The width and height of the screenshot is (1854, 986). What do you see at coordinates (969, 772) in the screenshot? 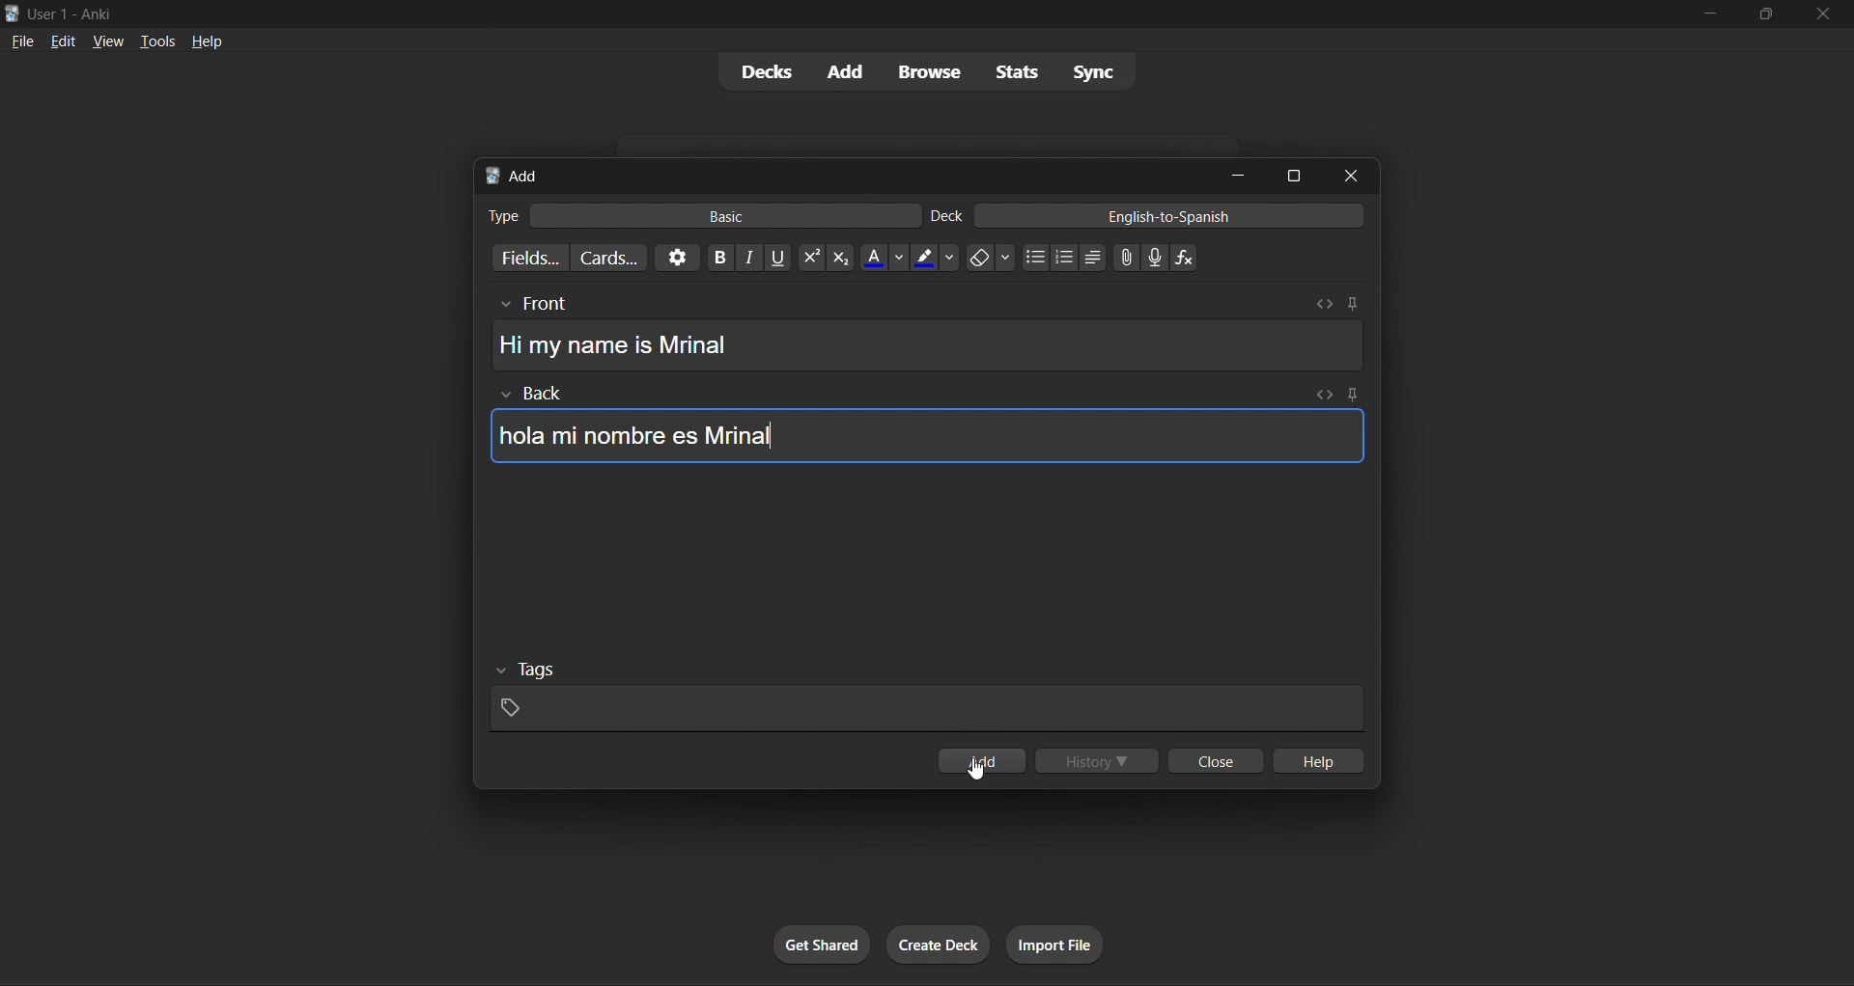
I see `cursor` at bounding box center [969, 772].